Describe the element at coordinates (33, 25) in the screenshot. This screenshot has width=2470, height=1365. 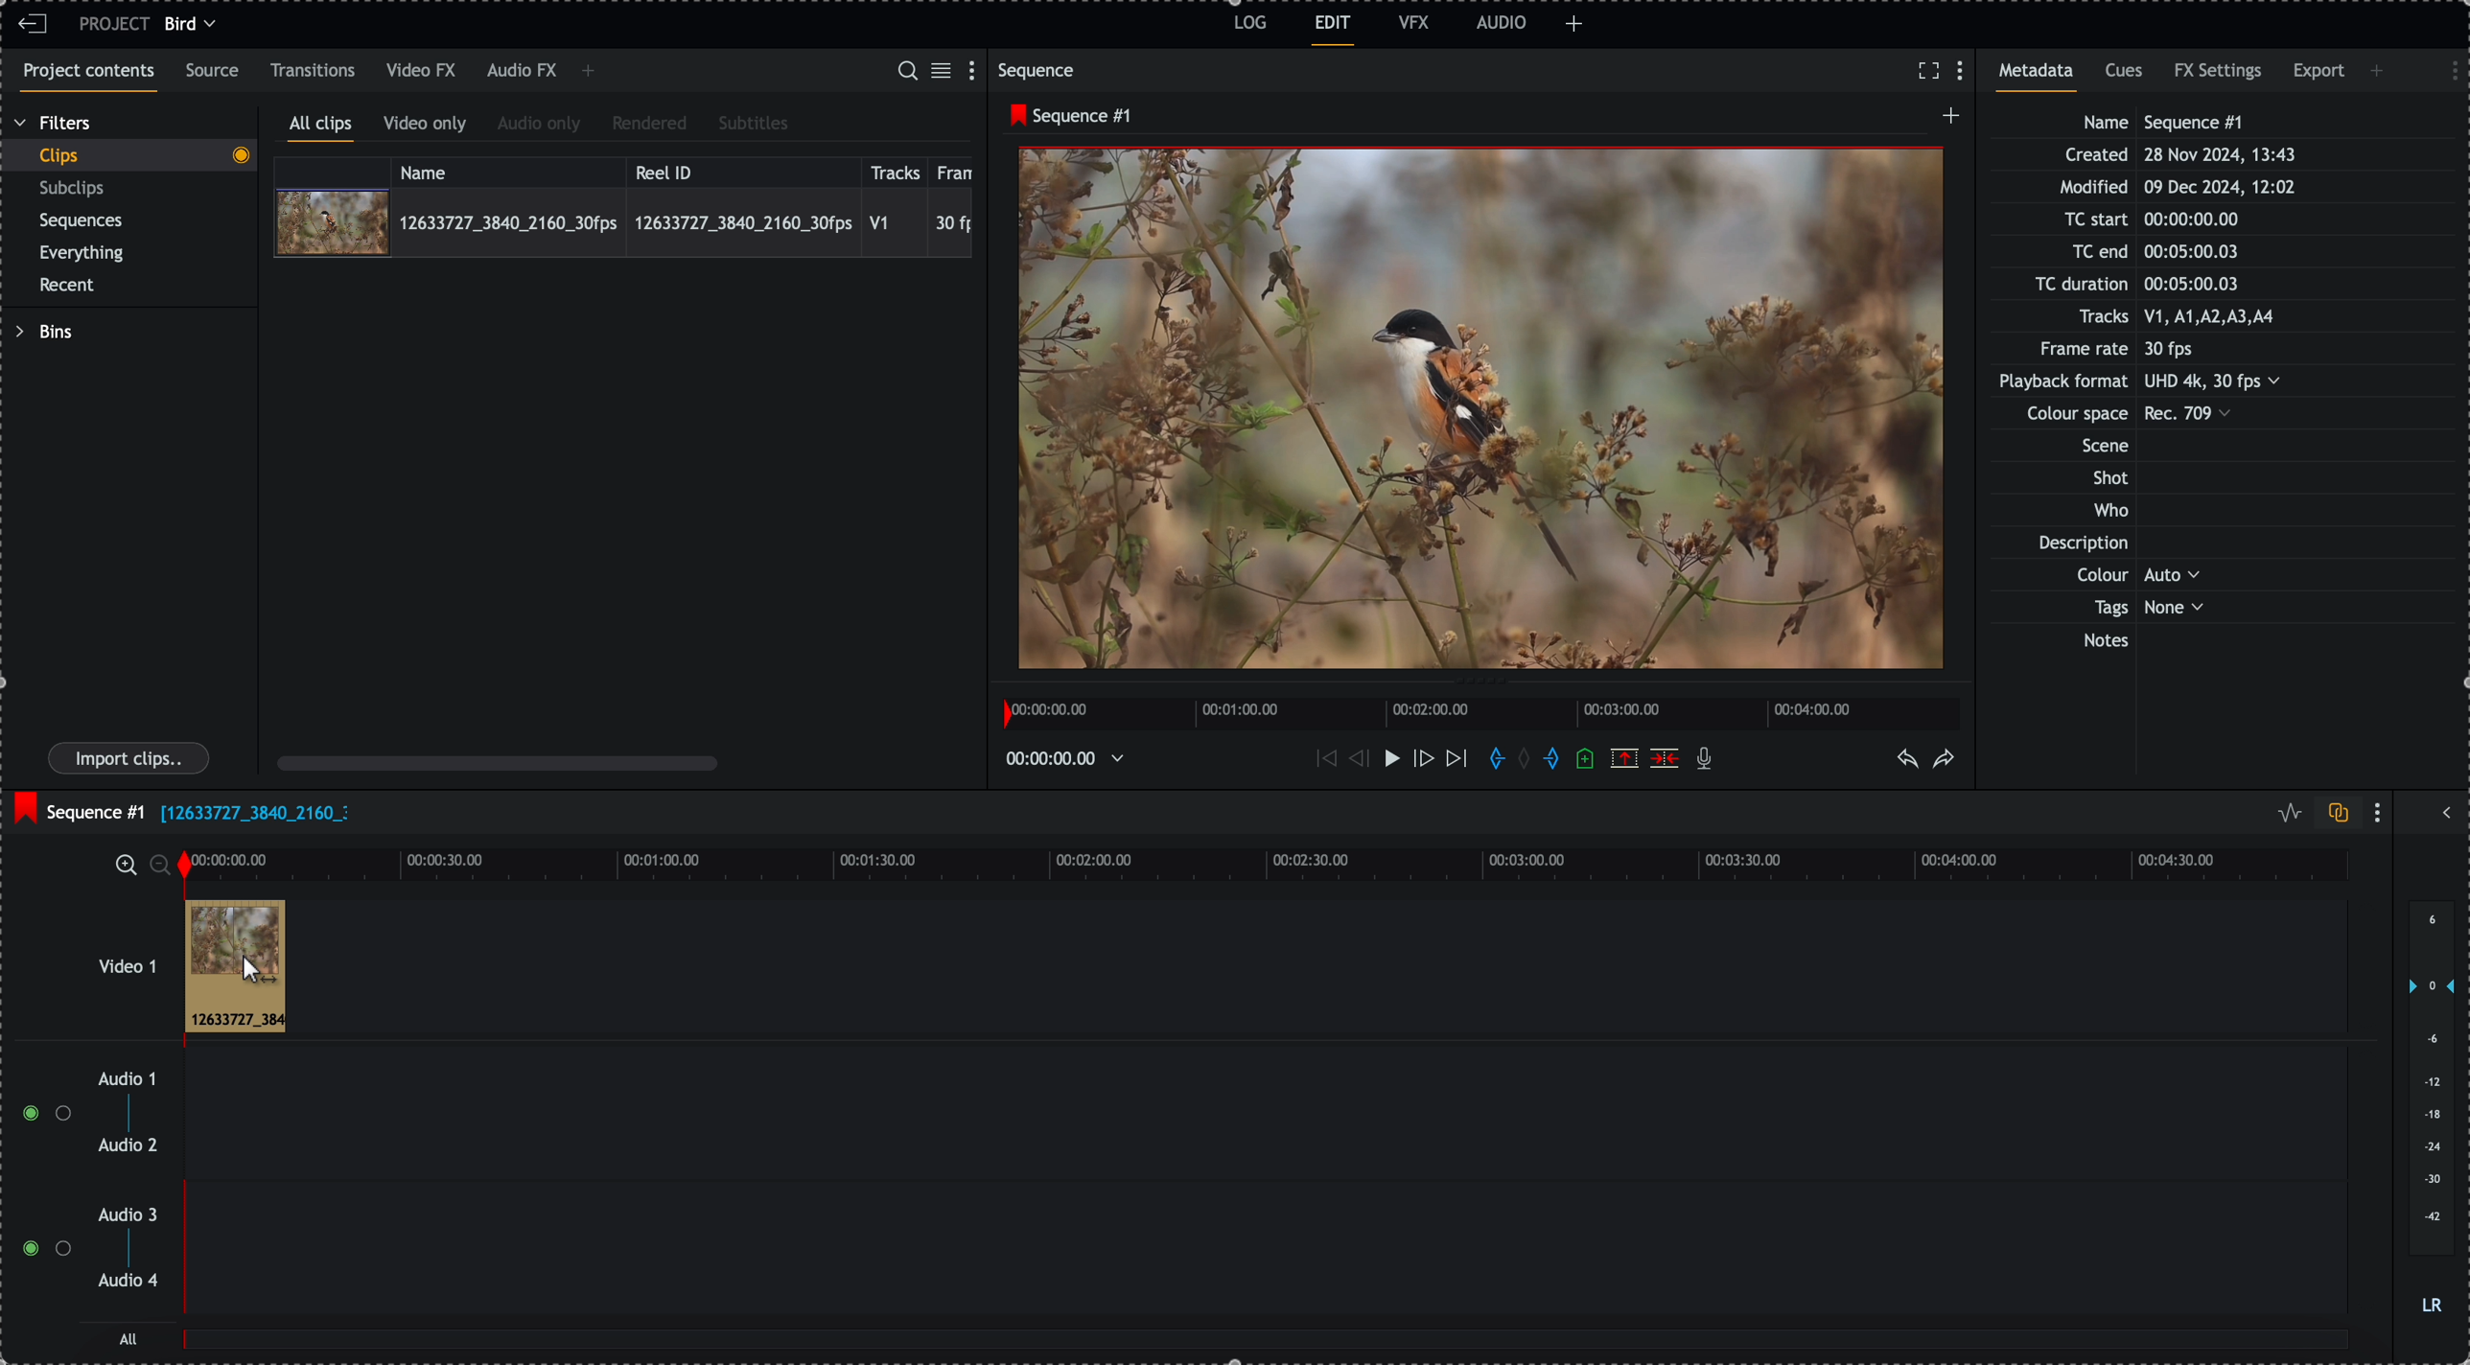
I see `leave` at that location.